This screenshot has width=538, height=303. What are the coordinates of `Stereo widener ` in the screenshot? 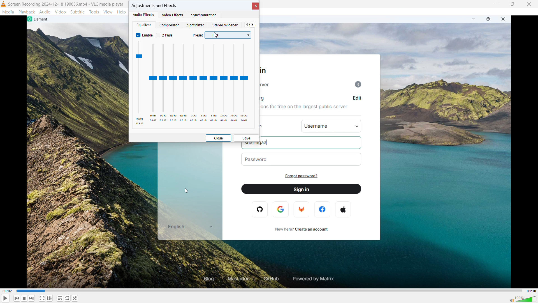 It's located at (226, 25).